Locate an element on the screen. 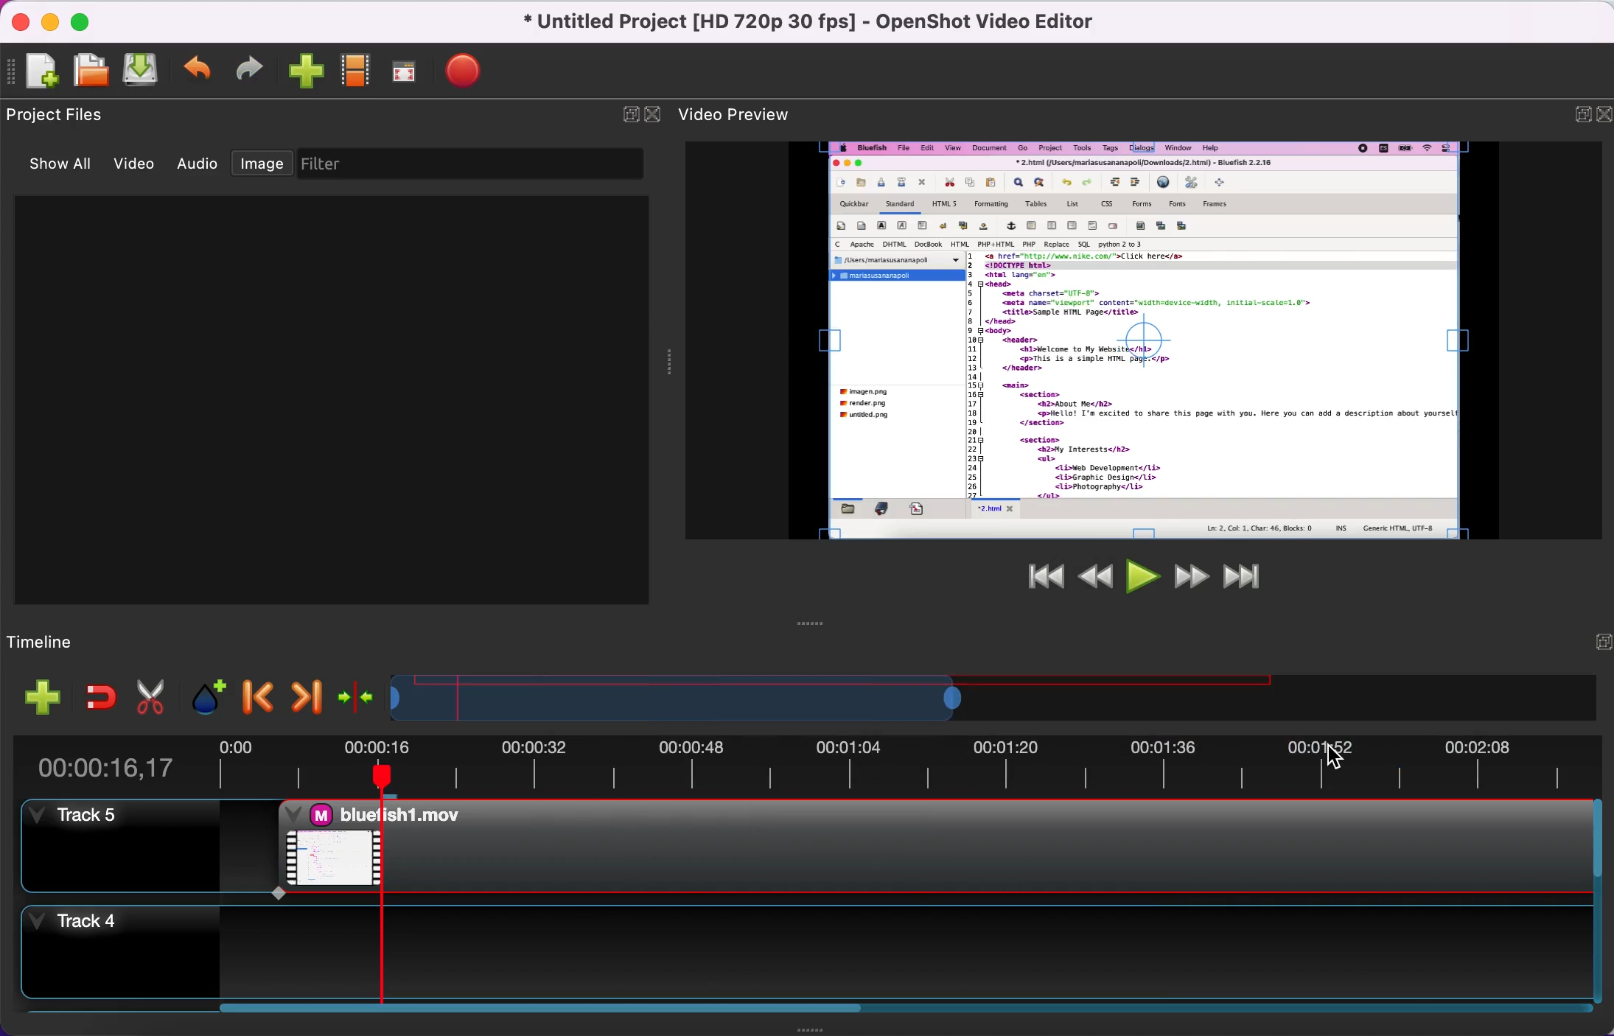 The height and width of the screenshot is (1036, 1614). image is located at coordinates (265, 164).